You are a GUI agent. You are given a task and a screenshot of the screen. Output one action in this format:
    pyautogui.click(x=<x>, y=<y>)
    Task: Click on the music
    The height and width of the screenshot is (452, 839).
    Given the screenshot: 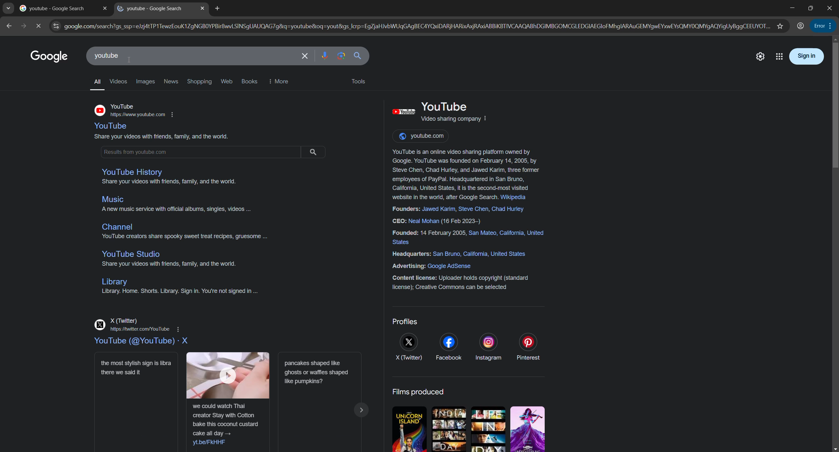 What is the action you would take?
    pyautogui.click(x=115, y=200)
    